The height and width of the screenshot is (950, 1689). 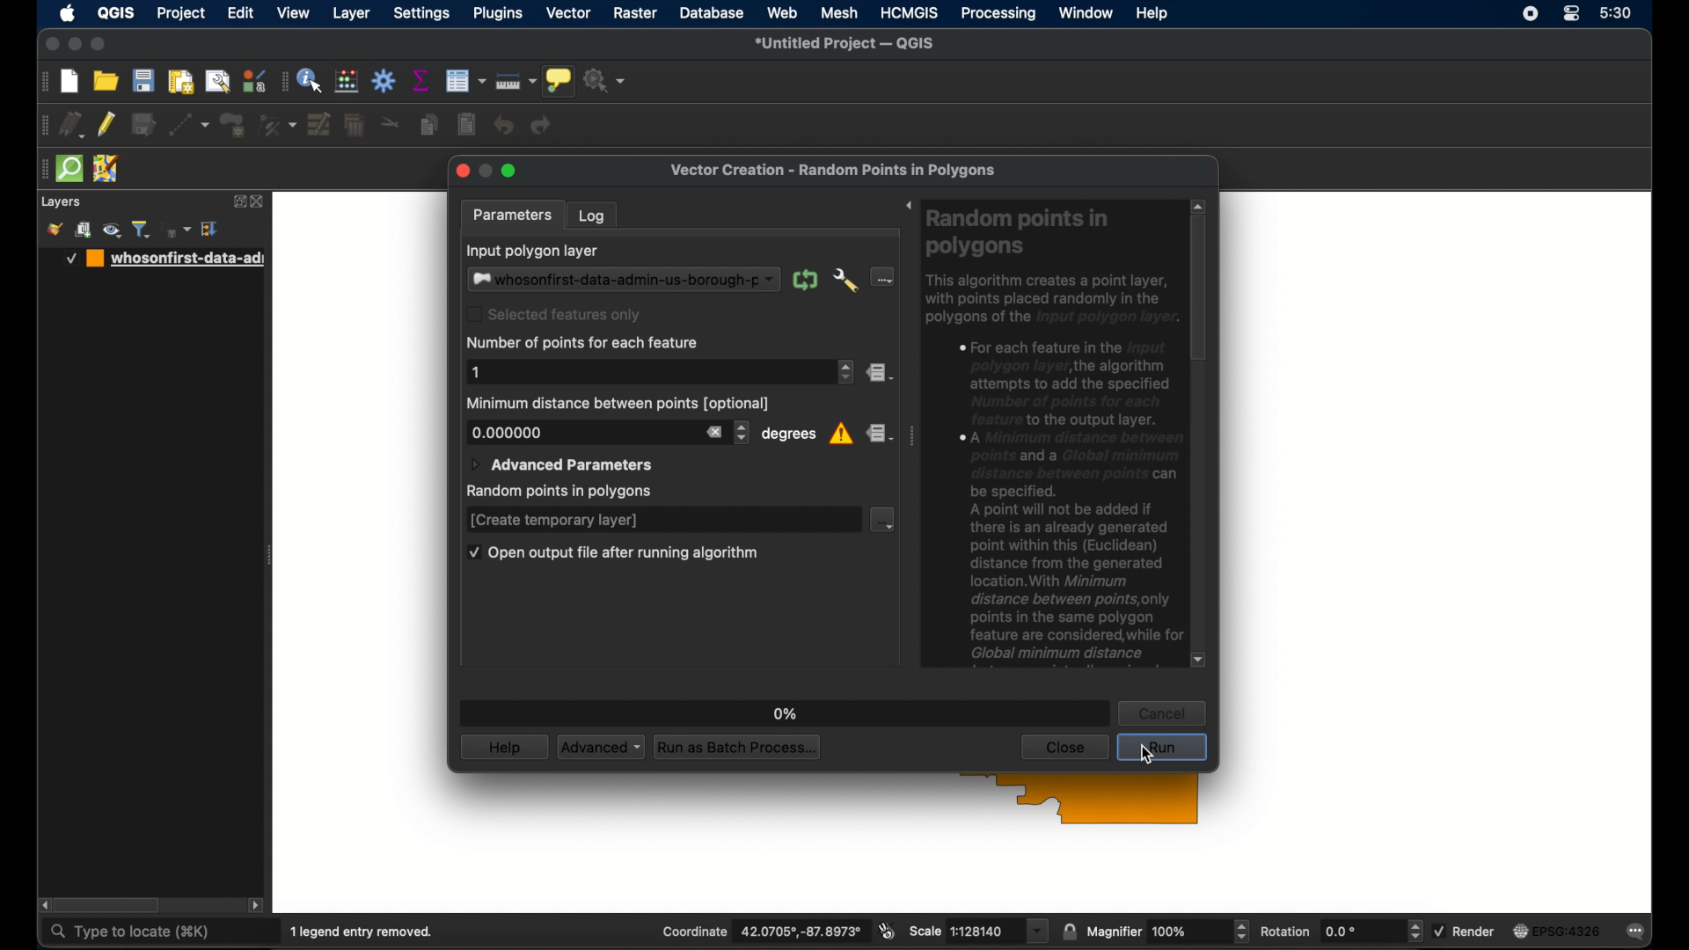 I want to click on database, so click(x=712, y=12).